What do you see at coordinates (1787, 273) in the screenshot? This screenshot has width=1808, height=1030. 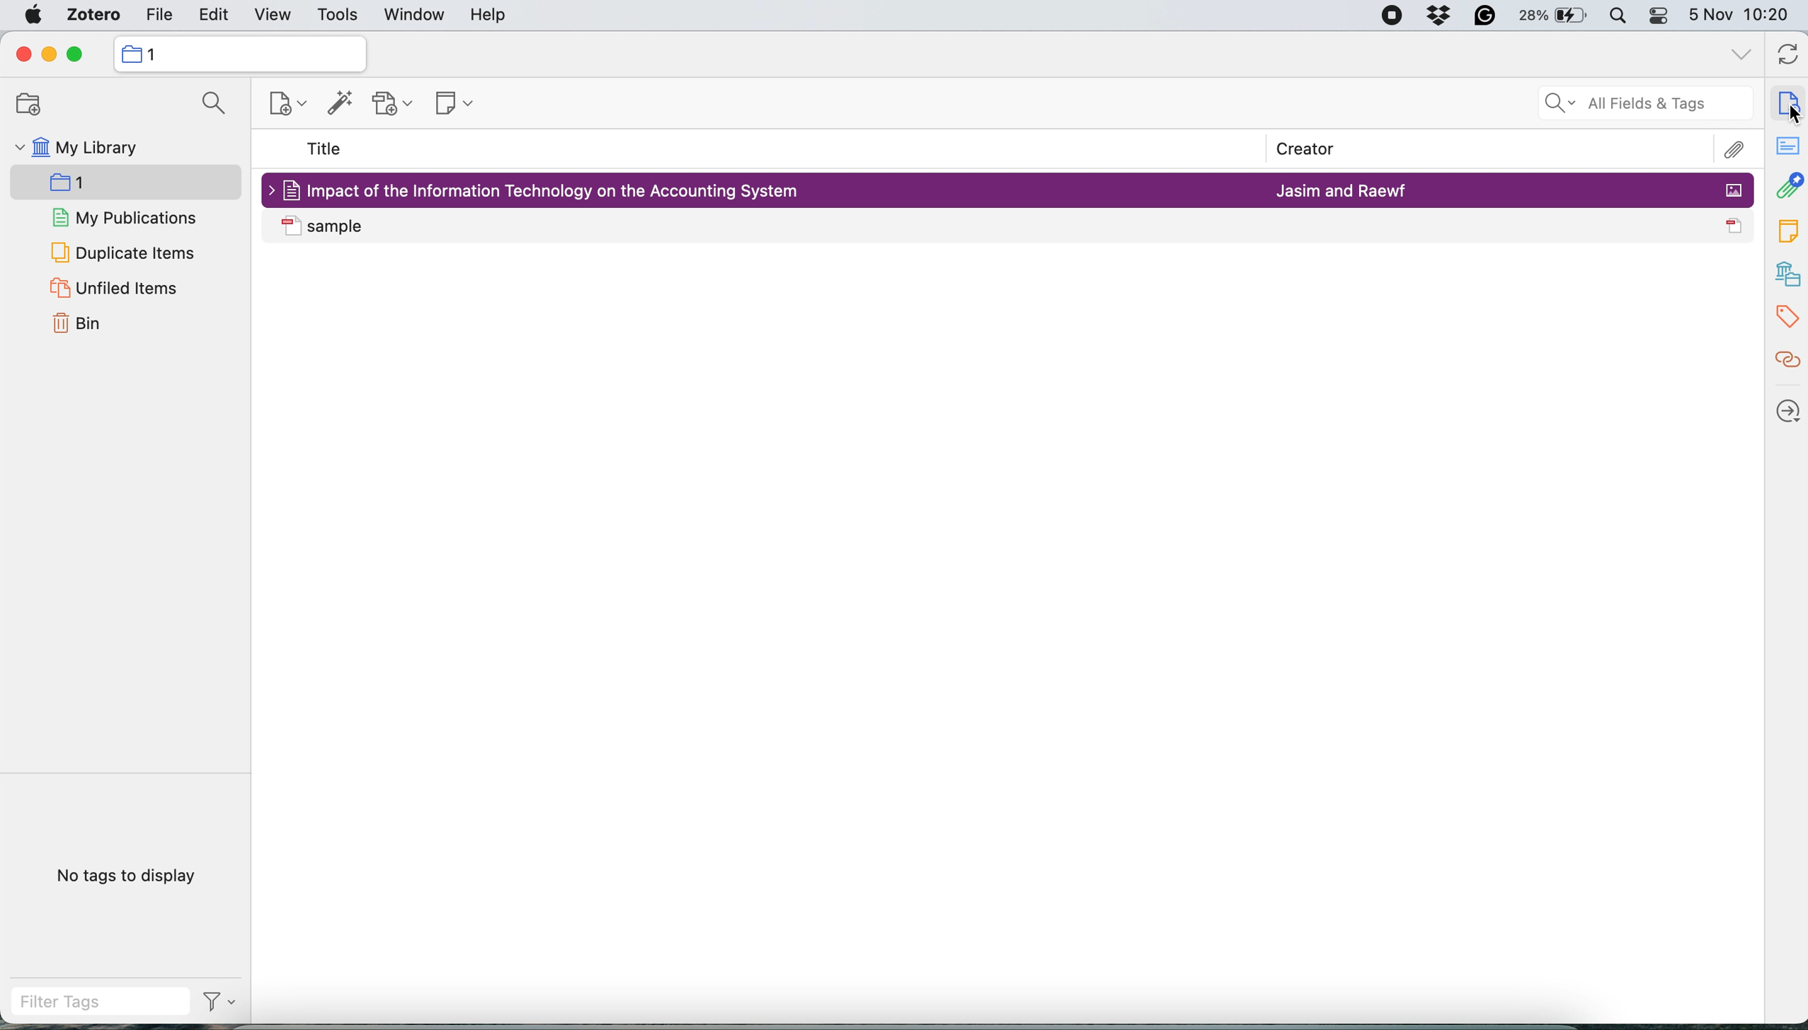 I see `libraries and collection` at bounding box center [1787, 273].